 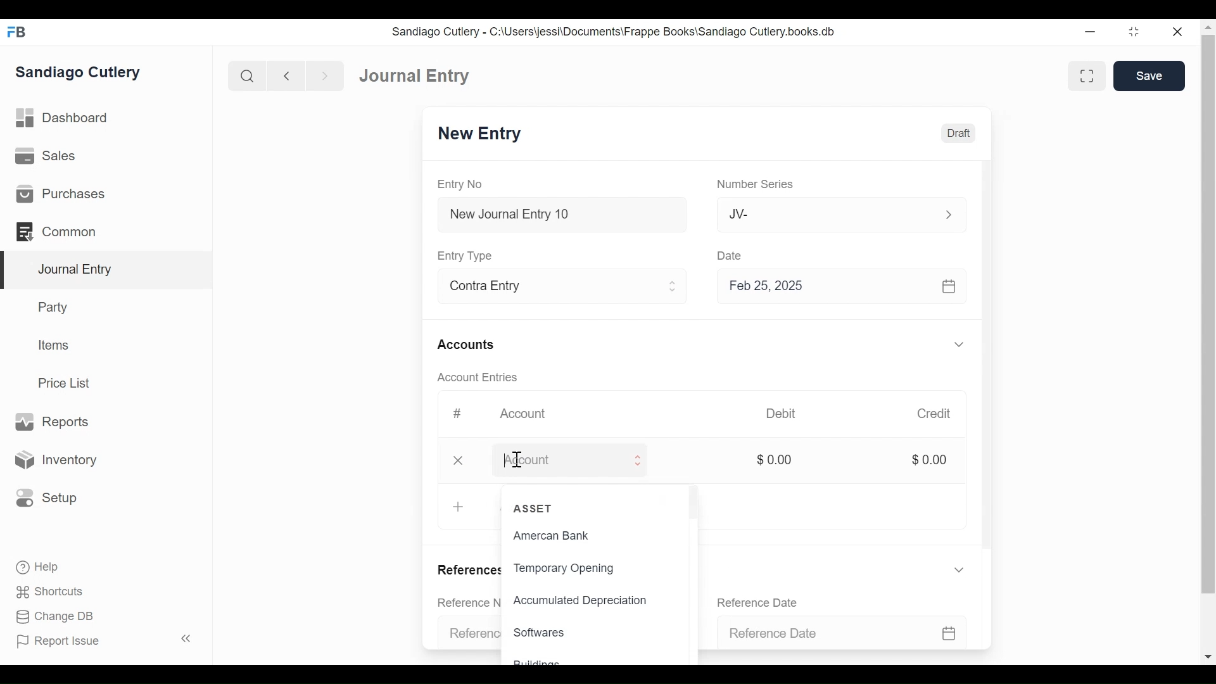 What do you see at coordinates (59, 459) in the screenshot?
I see `Inventory` at bounding box center [59, 459].